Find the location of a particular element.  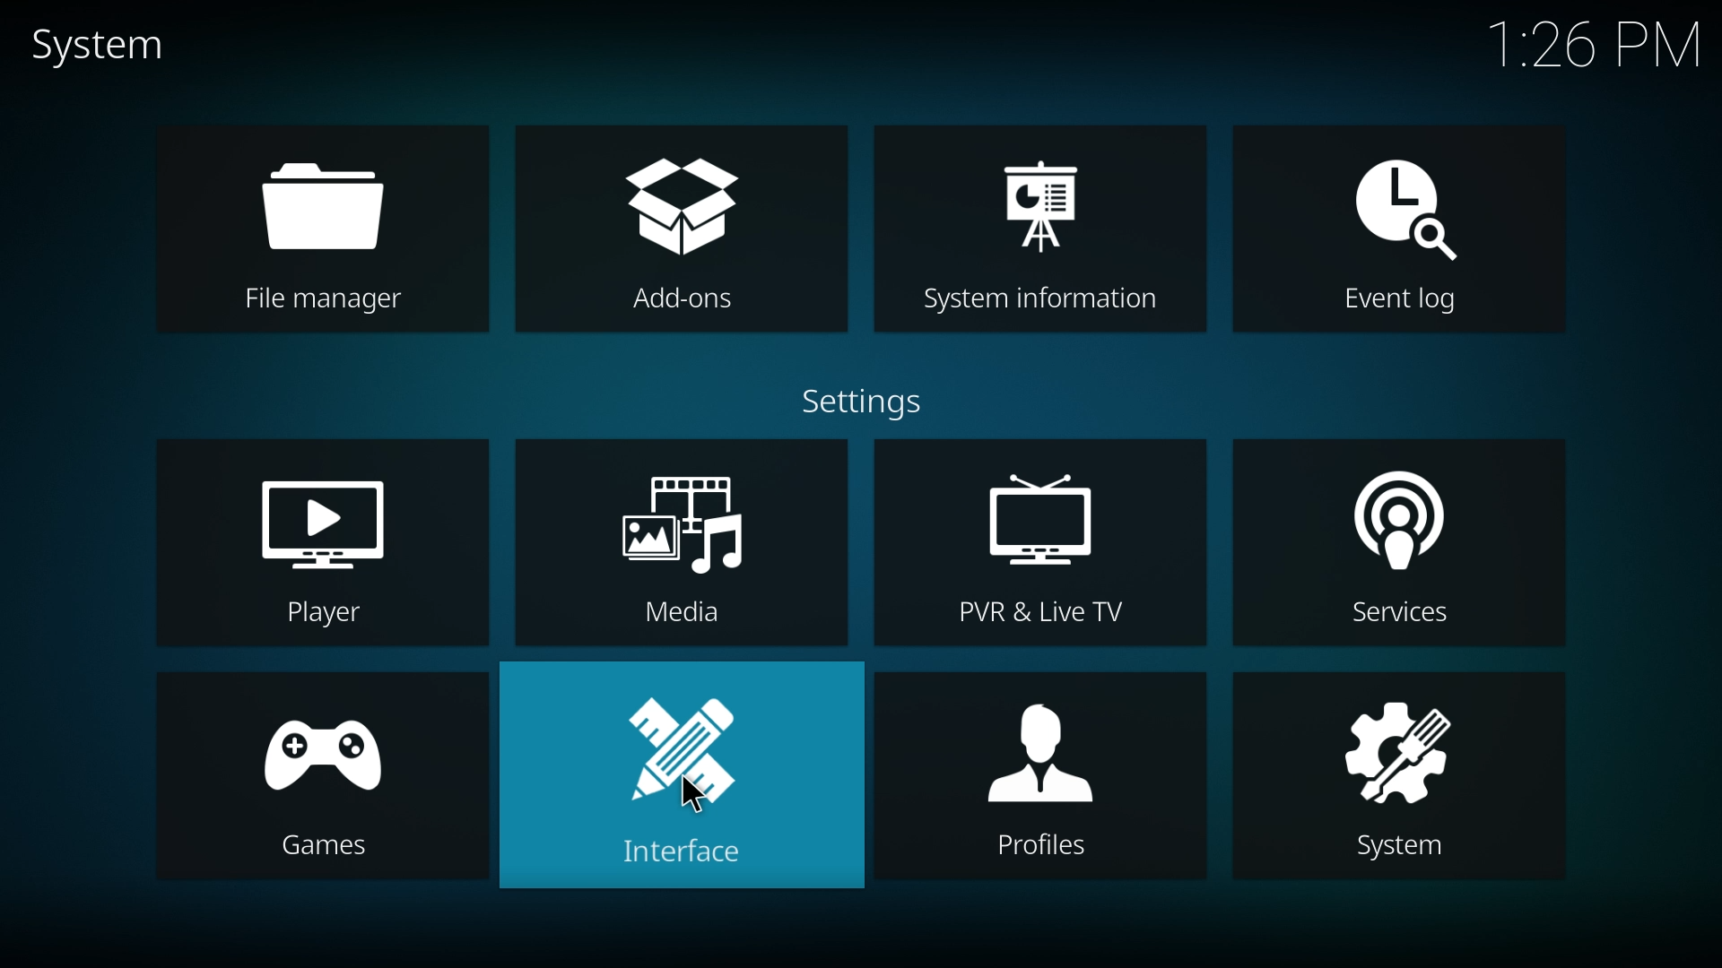

time is located at coordinates (1592, 43).